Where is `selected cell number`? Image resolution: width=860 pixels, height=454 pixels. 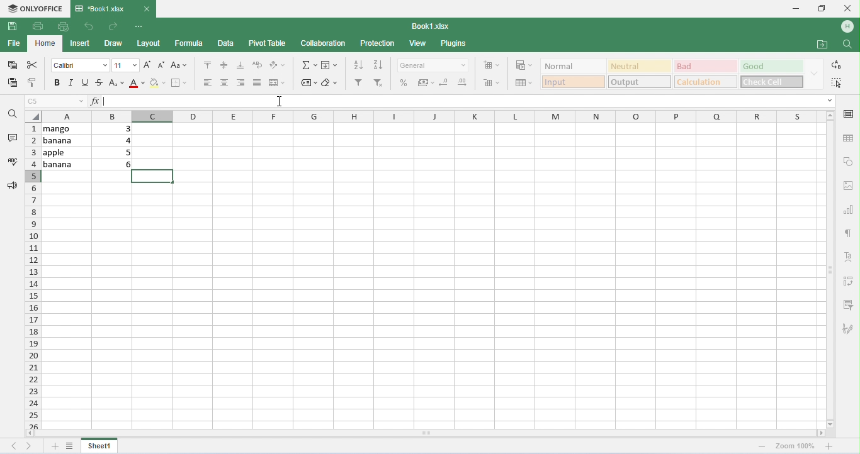
selected cell number is located at coordinates (57, 101).